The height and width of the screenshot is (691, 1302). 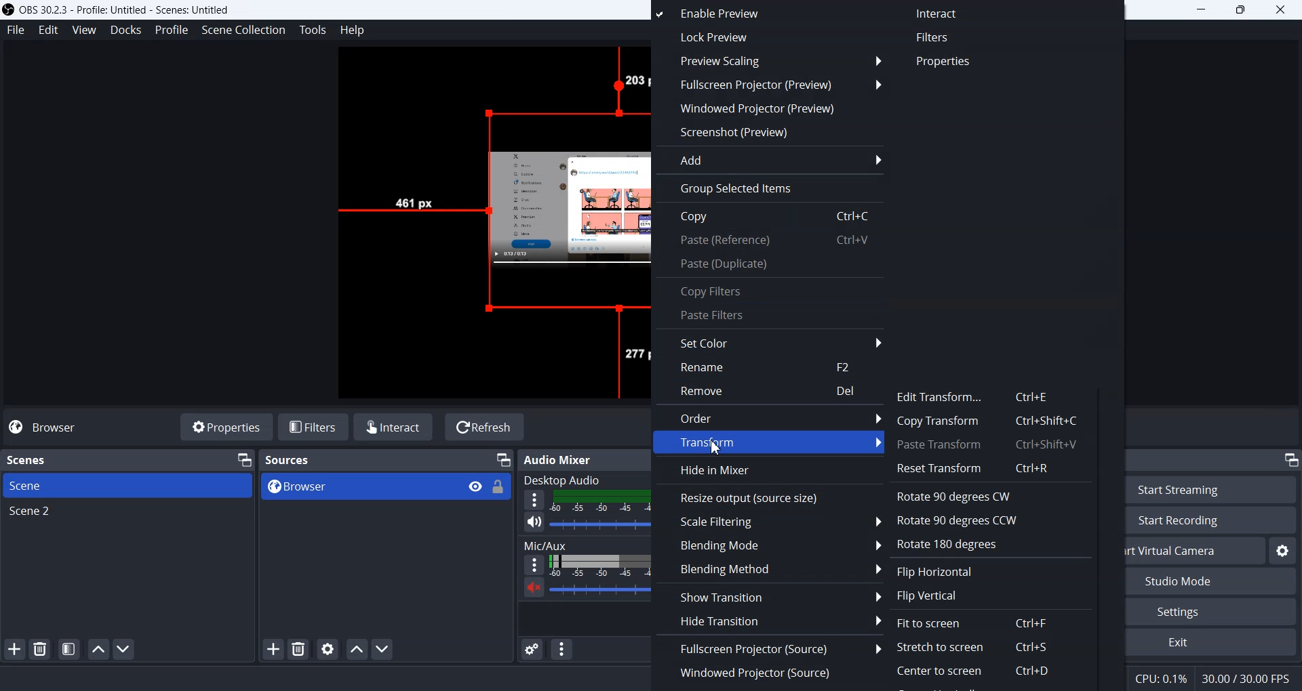 I want to click on Rotate 90 degree CW, so click(x=989, y=496).